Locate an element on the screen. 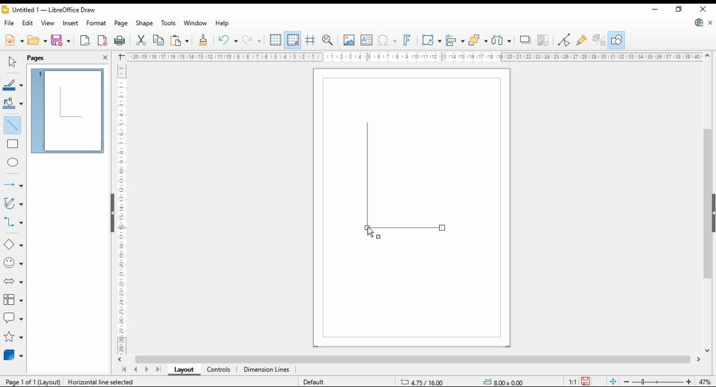 Image resolution: width=716 pixels, height=387 pixels. new is located at coordinates (13, 40).